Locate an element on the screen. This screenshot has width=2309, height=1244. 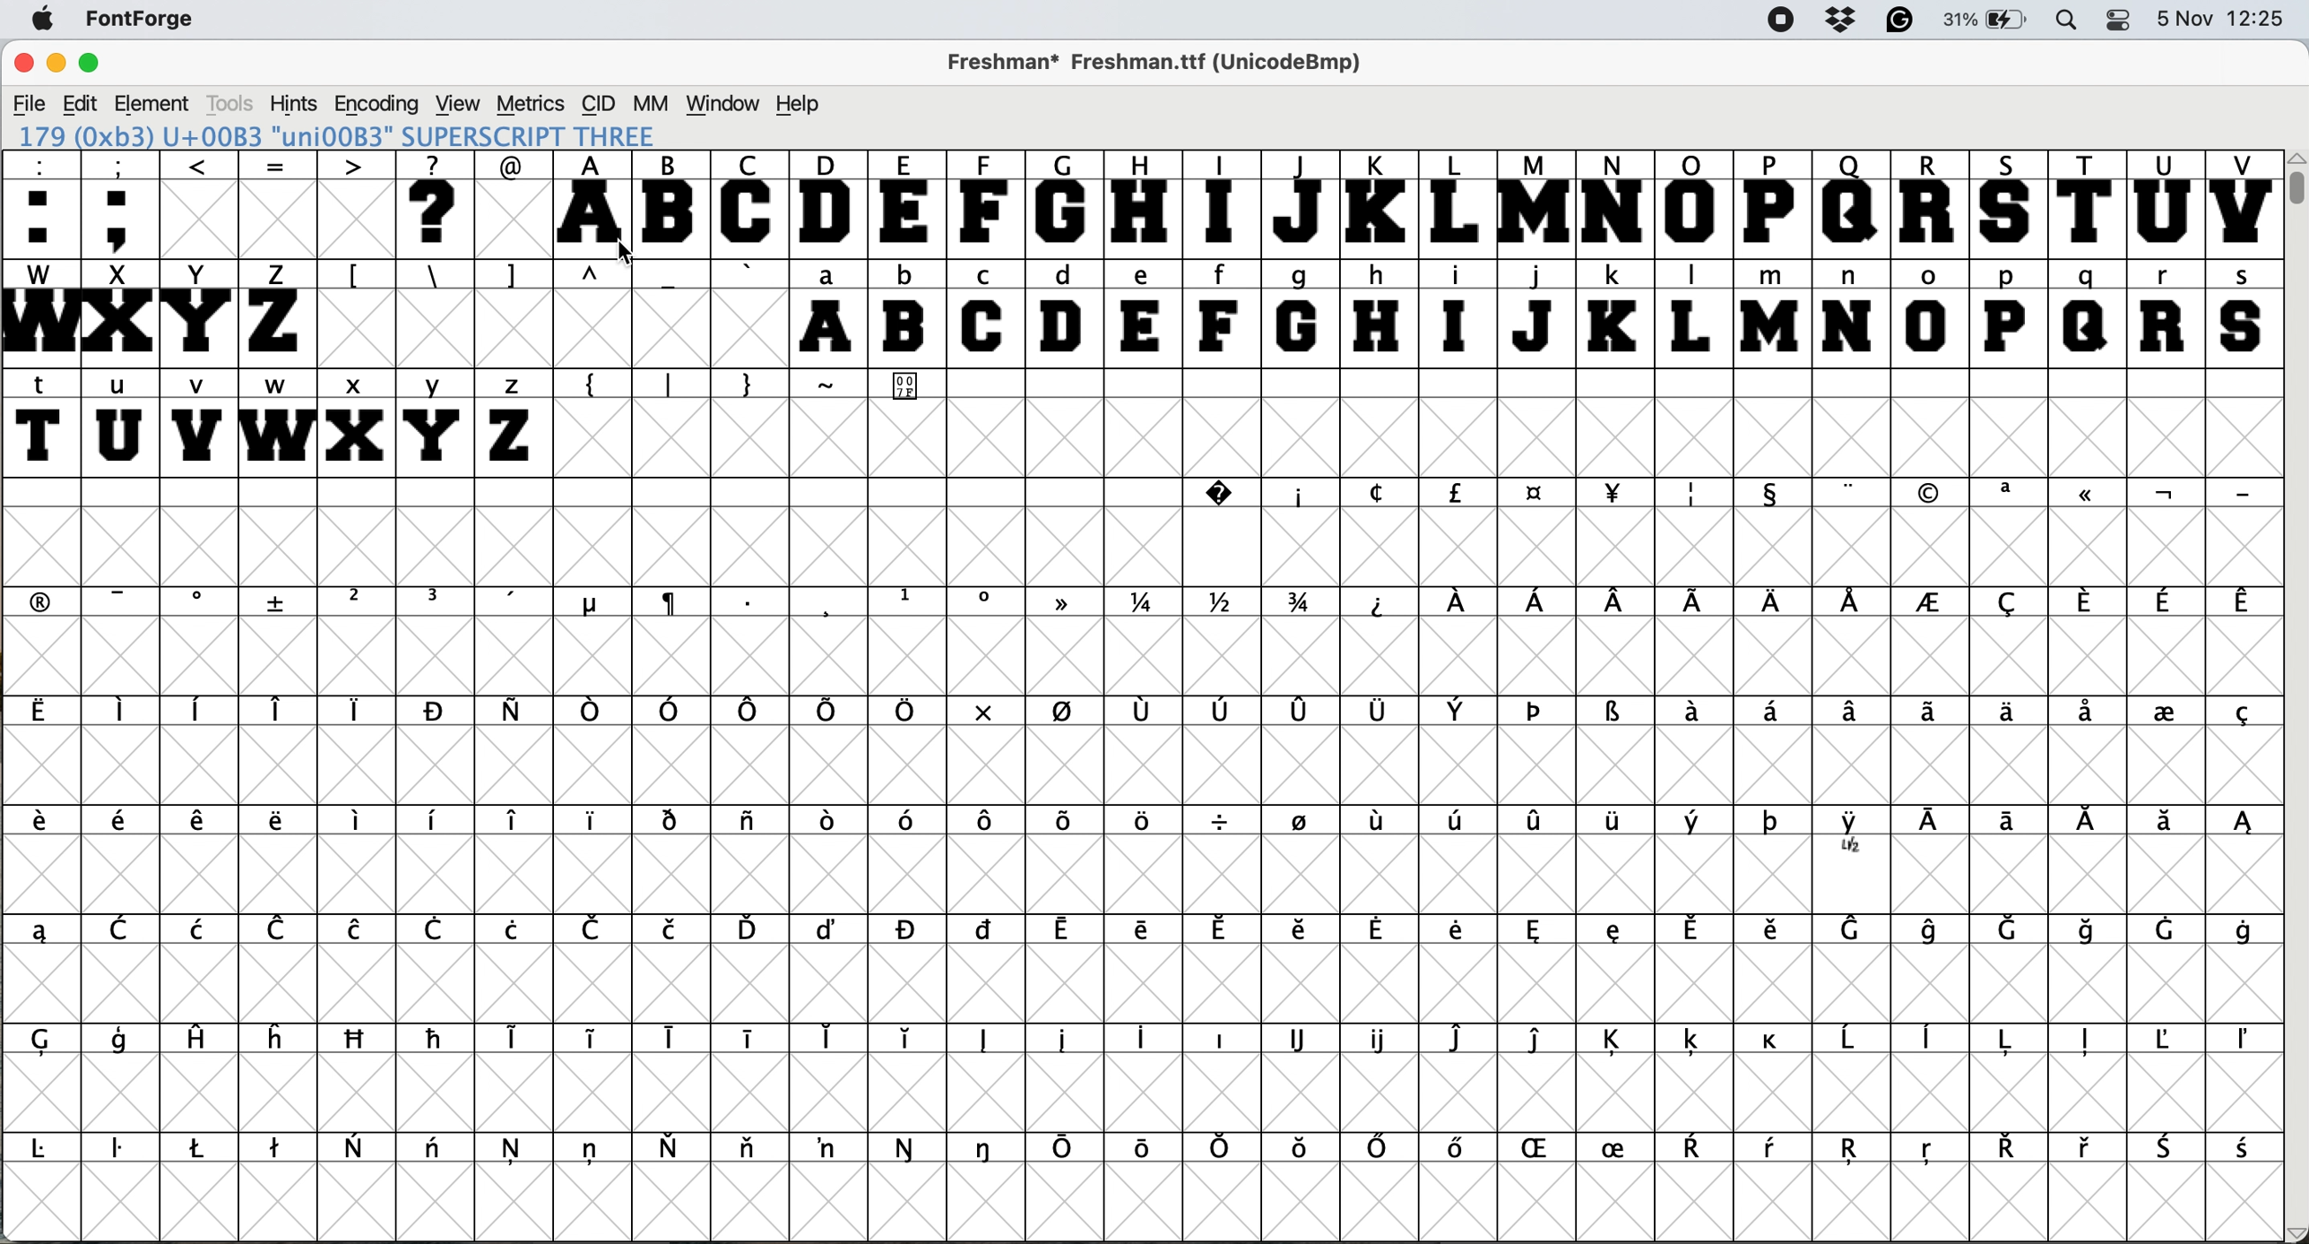
symbol is located at coordinates (2088, 929).